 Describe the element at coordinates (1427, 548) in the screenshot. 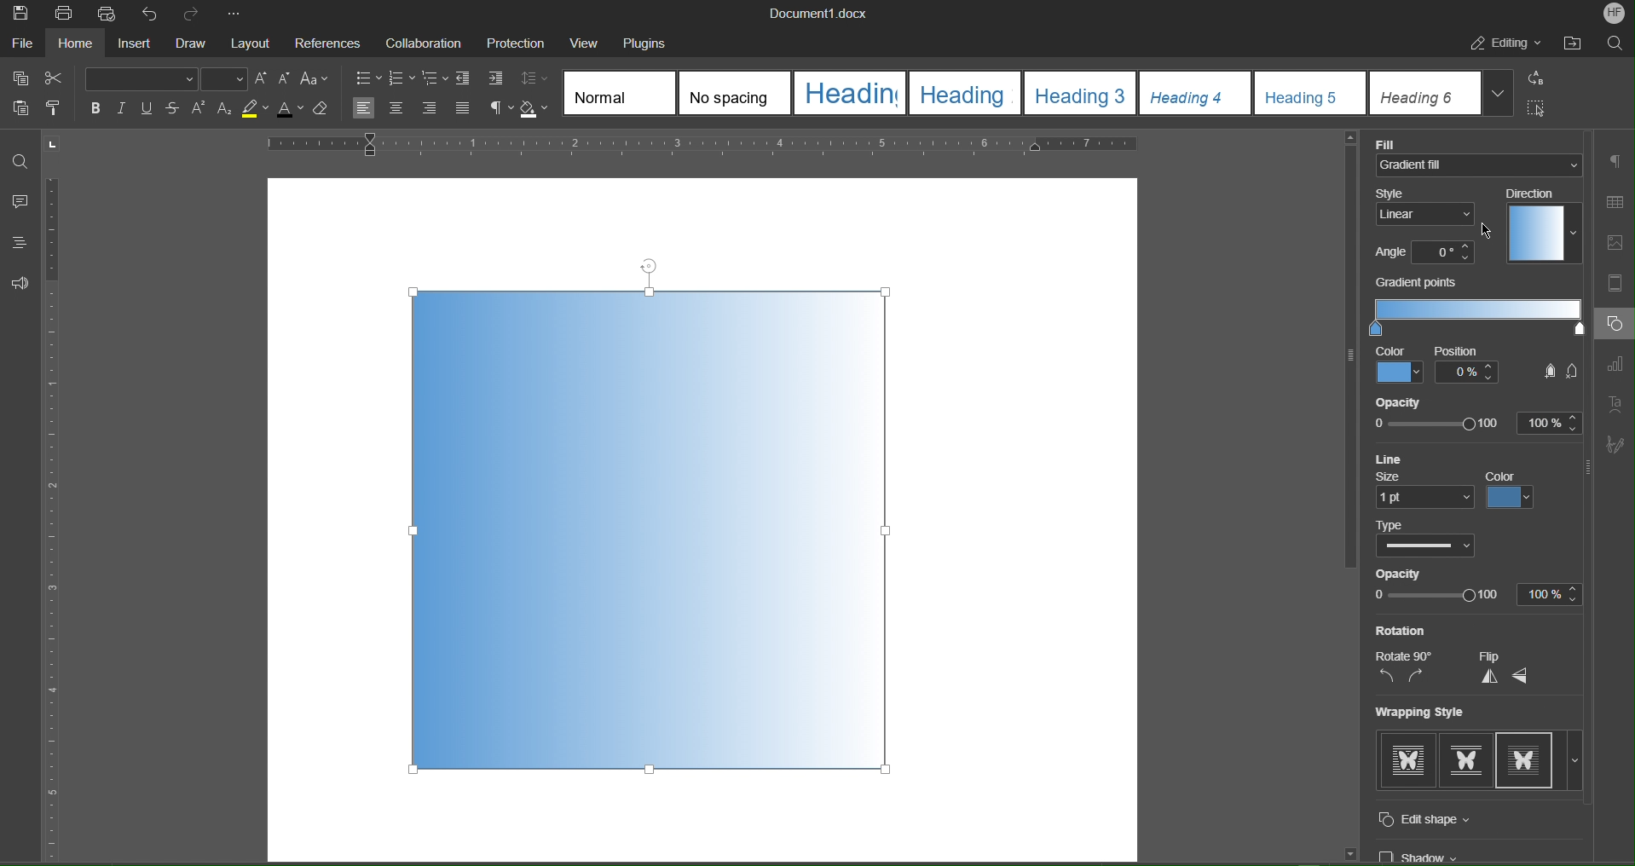

I see `Line type` at that location.